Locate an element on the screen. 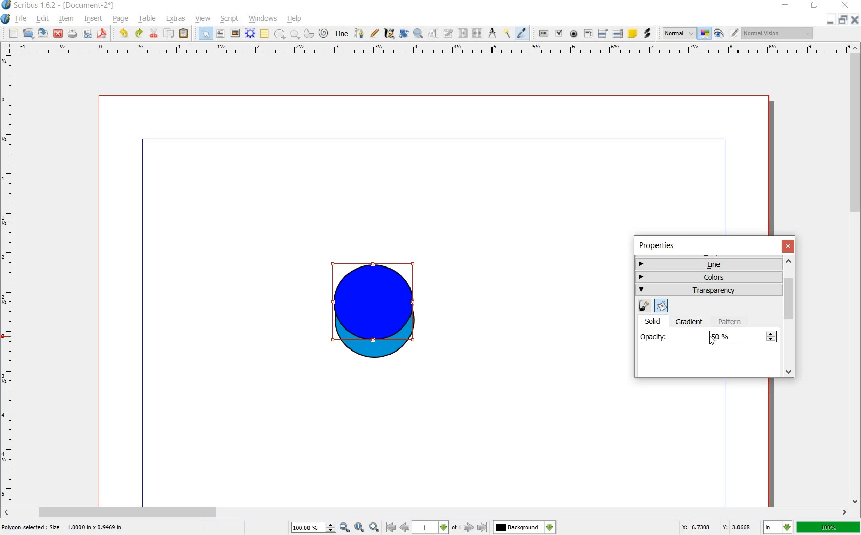 The width and height of the screenshot is (861, 535). edit fill color properties is located at coordinates (660, 305).